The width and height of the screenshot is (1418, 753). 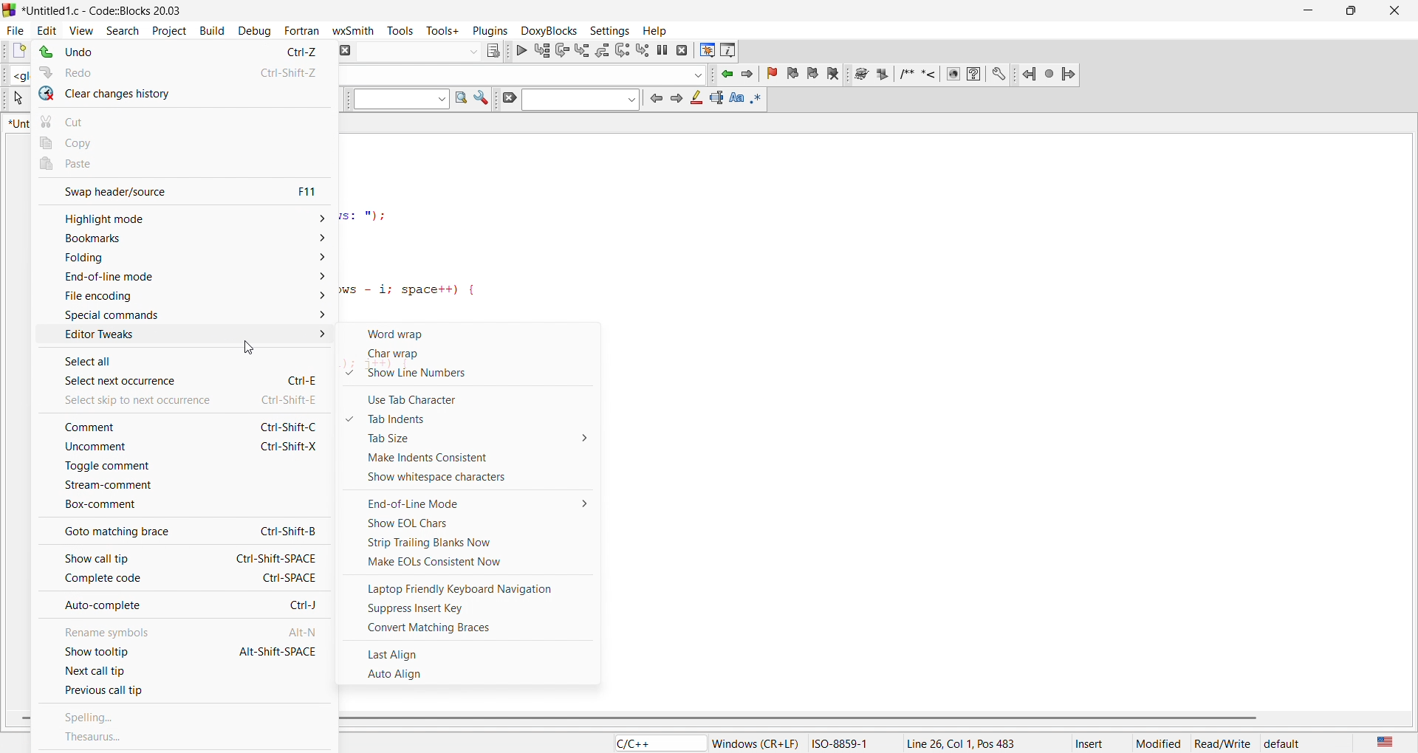 I want to click on next call tip, so click(x=186, y=673).